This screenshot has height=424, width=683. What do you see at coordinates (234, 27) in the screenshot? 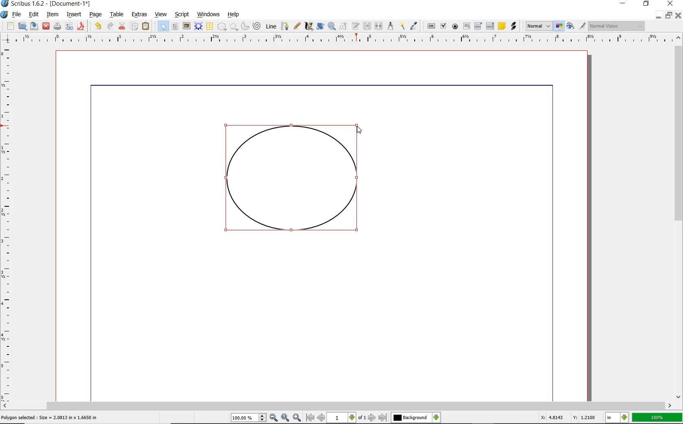
I see `POLYGON` at bounding box center [234, 27].